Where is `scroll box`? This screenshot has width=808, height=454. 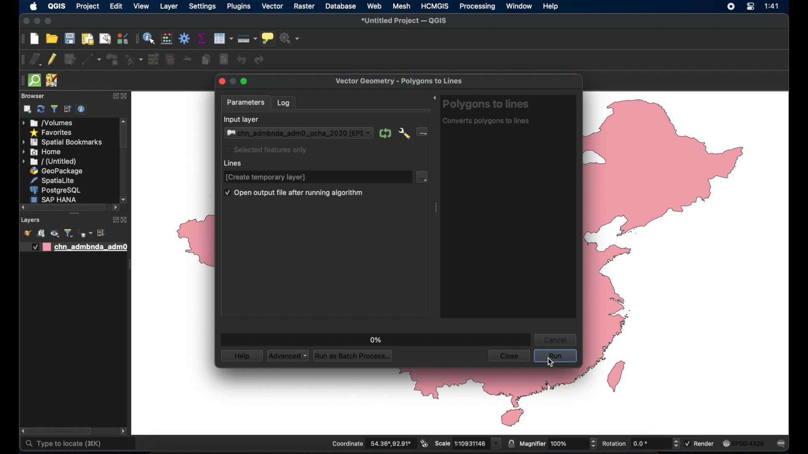
scroll box is located at coordinates (66, 207).